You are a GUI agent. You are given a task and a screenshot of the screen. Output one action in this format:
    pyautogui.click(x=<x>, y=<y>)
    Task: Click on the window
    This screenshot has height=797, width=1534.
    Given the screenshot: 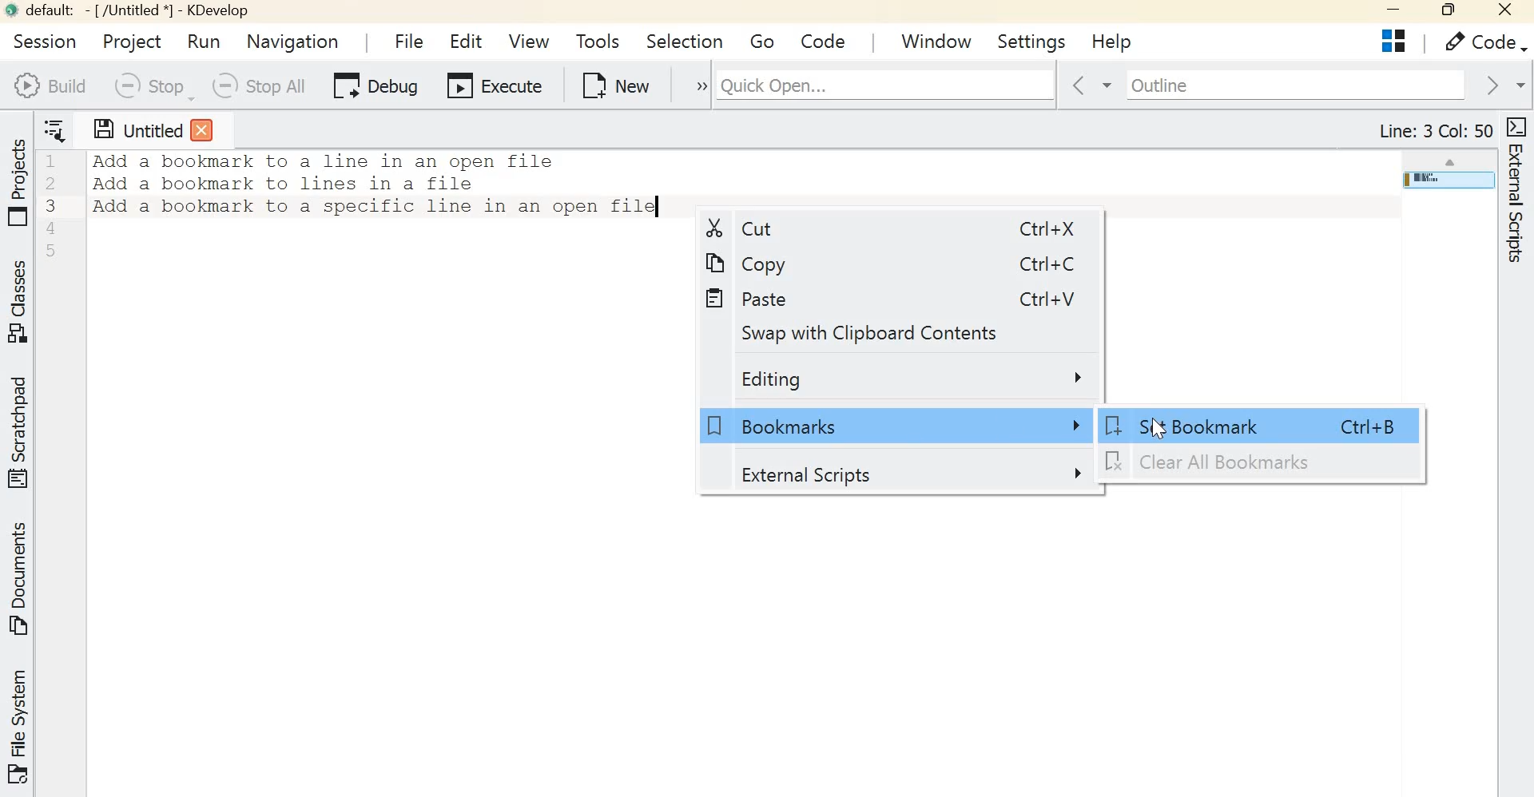 What is the action you would take?
    pyautogui.click(x=936, y=38)
    